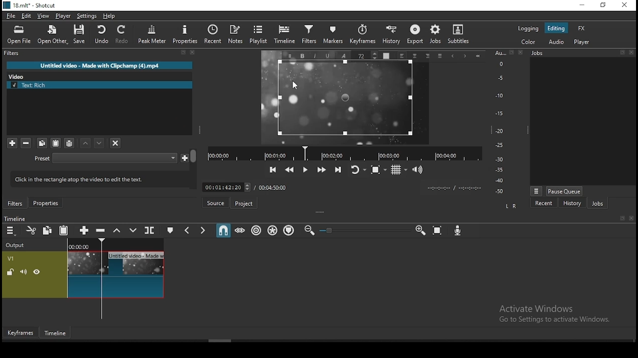 This screenshot has width=638, height=358. I want to click on toggle zoom, so click(379, 170).